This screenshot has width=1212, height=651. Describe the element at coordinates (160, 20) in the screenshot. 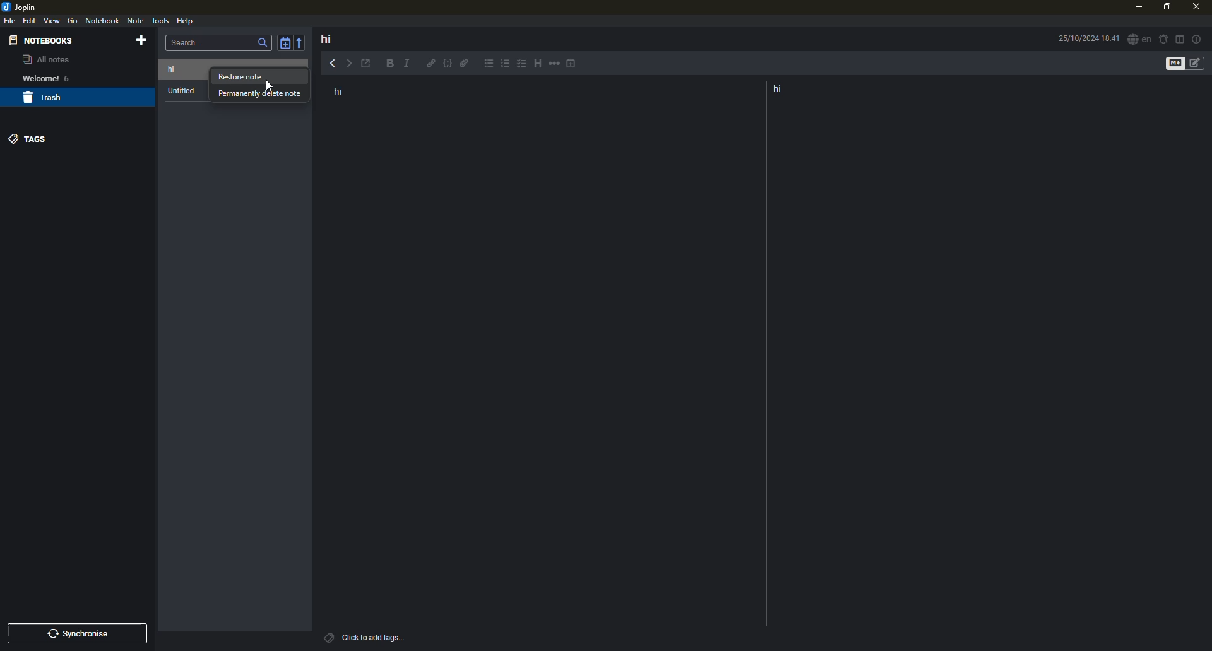

I see `tools` at that location.